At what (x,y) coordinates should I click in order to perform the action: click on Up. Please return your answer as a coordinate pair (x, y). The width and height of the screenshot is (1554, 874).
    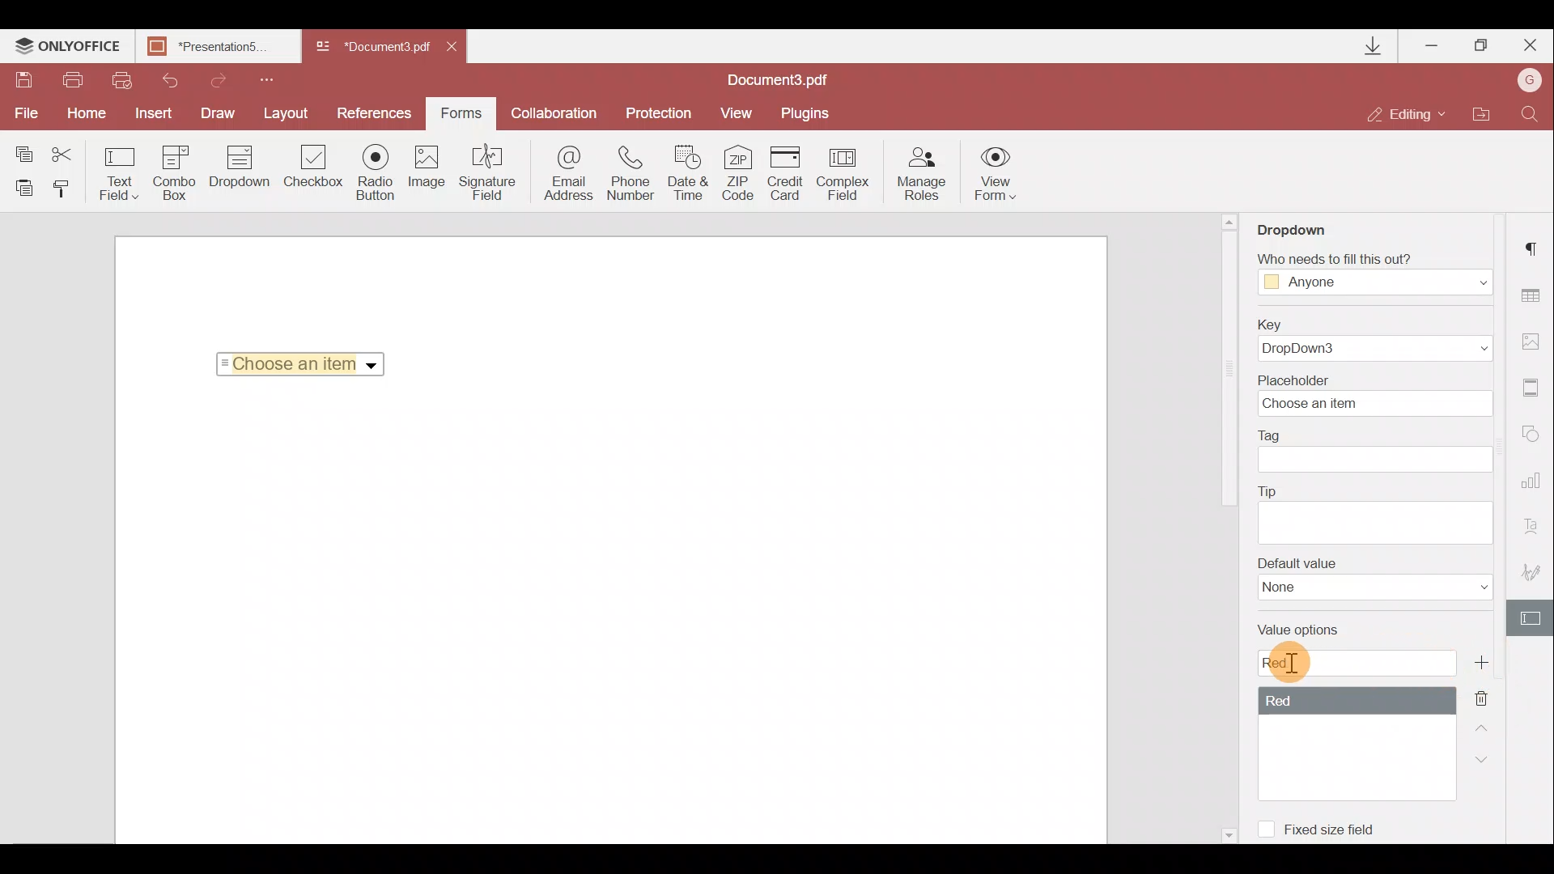
    Looking at the image, I should click on (1484, 725).